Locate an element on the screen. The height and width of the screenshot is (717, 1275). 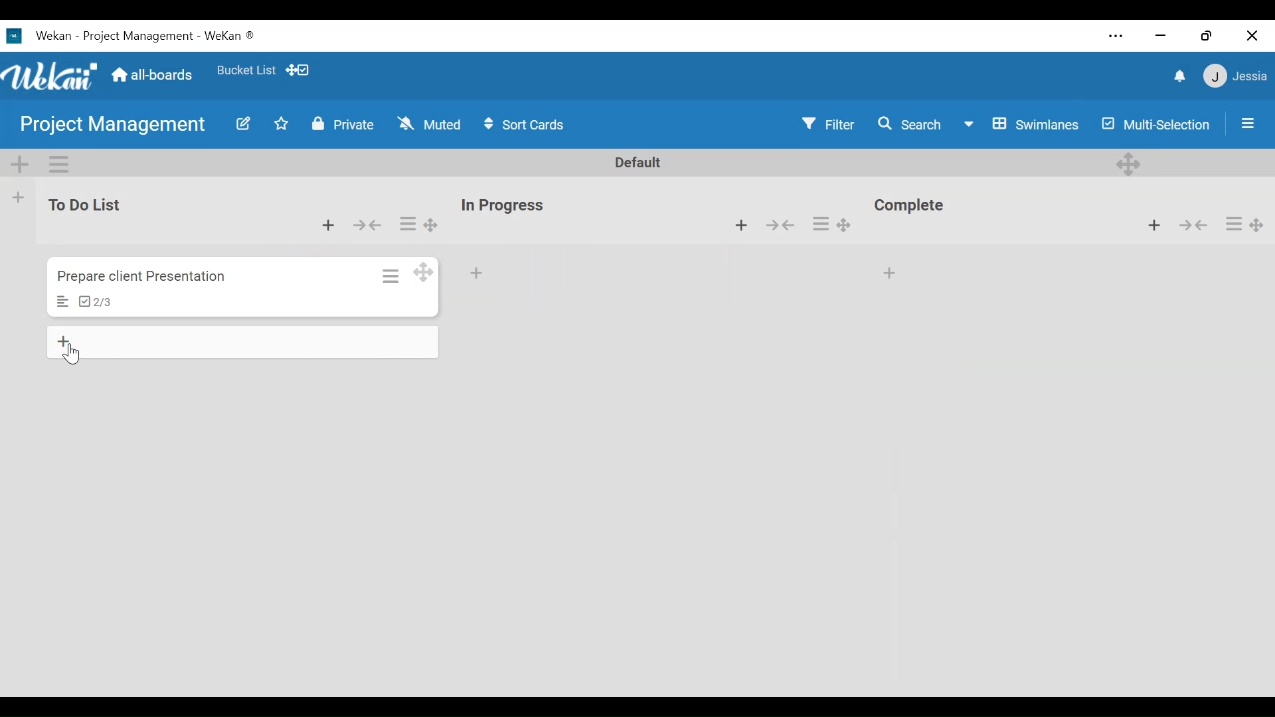
Muted is located at coordinates (429, 124).